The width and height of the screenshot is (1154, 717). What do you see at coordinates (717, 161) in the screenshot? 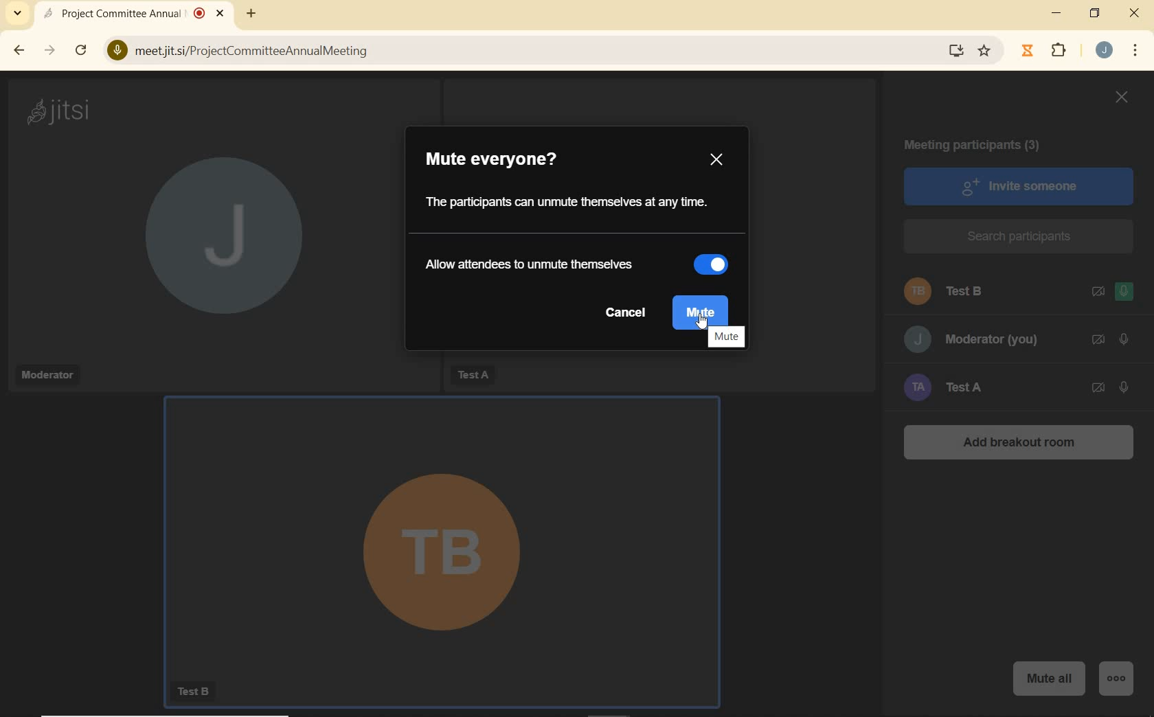
I see `CLOSE` at bounding box center [717, 161].